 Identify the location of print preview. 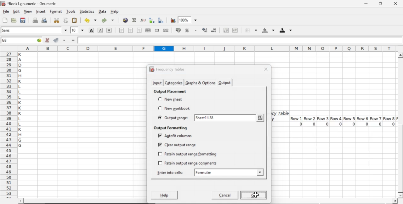
(44, 20).